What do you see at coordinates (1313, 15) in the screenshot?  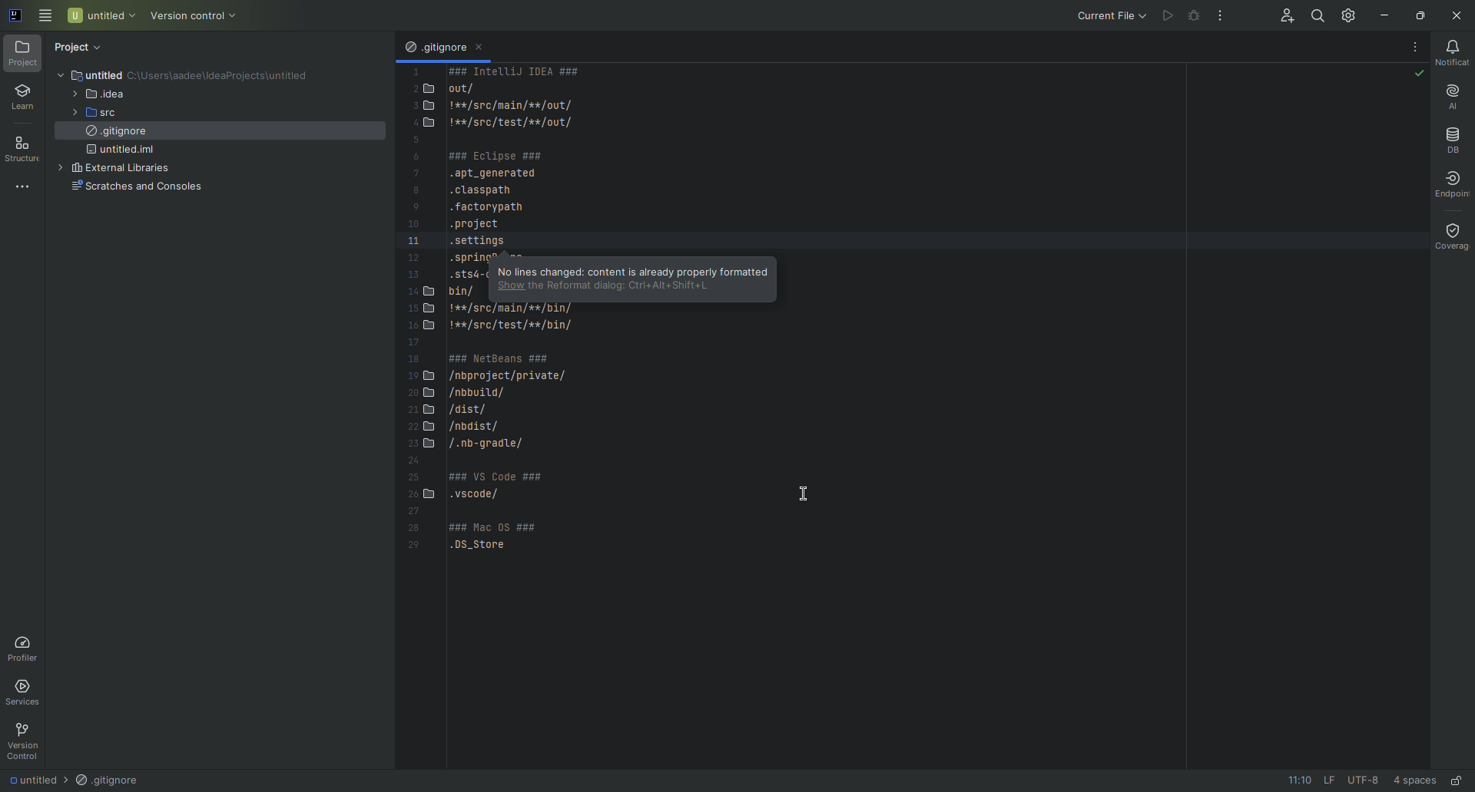 I see `Search` at bounding box center [1313, 15].